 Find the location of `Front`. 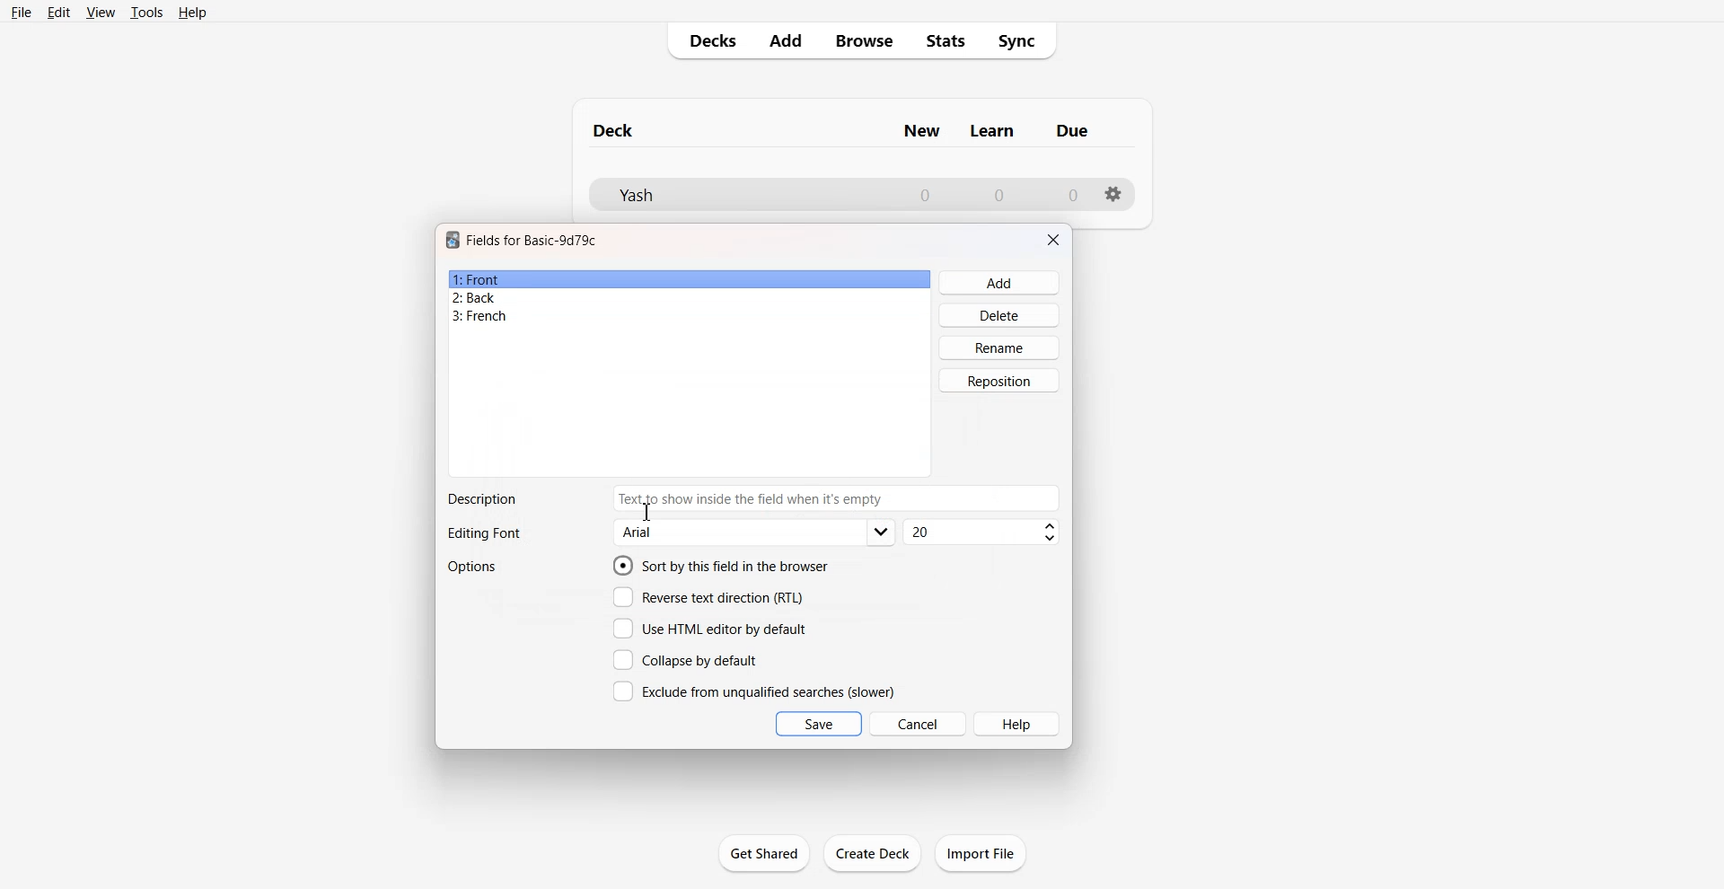

Front is located at coordinates (690, 279).